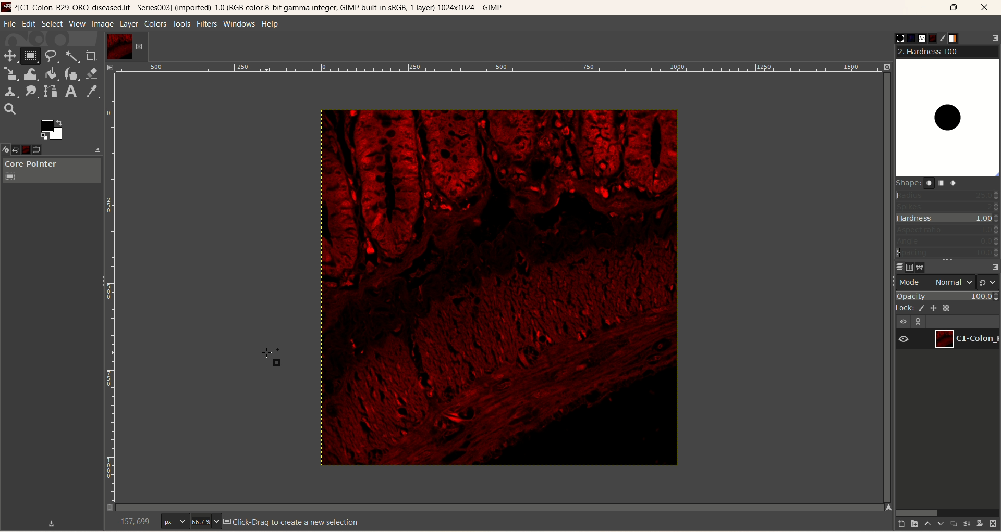 The image size is (1001, 532). What do you see at coordinates (71, 73) in the screenshot?
I see `ink tool` at bounding box center [71, 73].